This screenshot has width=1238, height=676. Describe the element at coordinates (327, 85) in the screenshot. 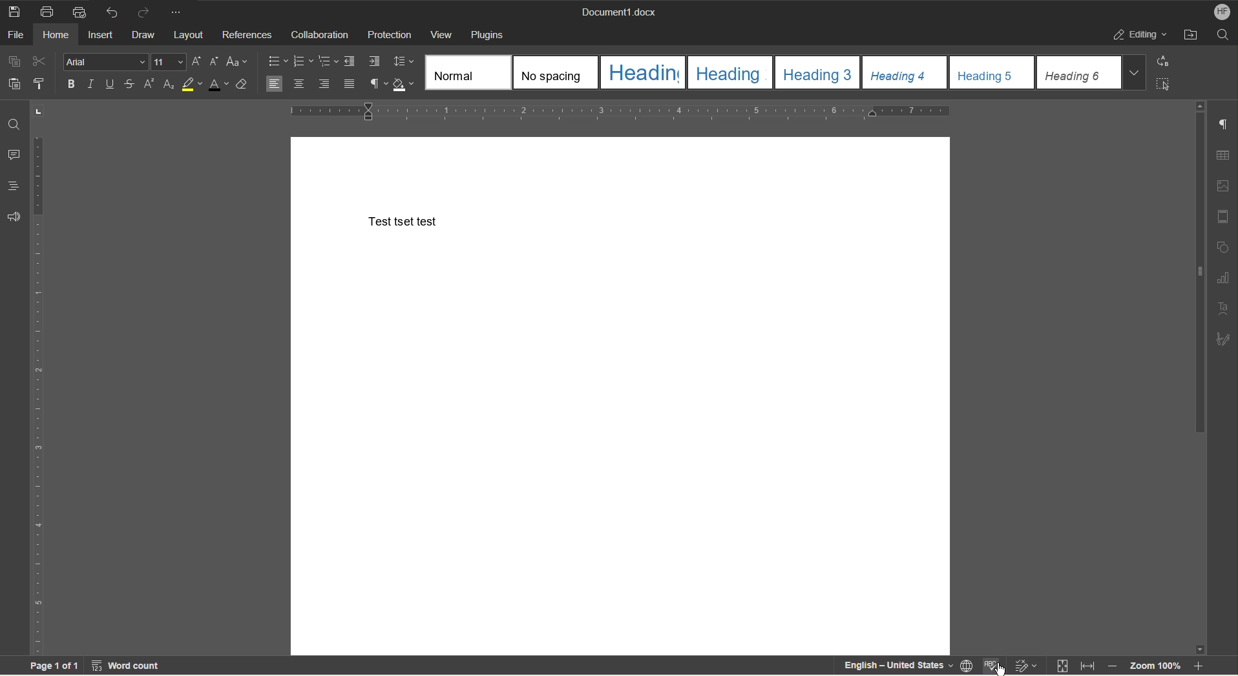

I see `Align Right` at that location.